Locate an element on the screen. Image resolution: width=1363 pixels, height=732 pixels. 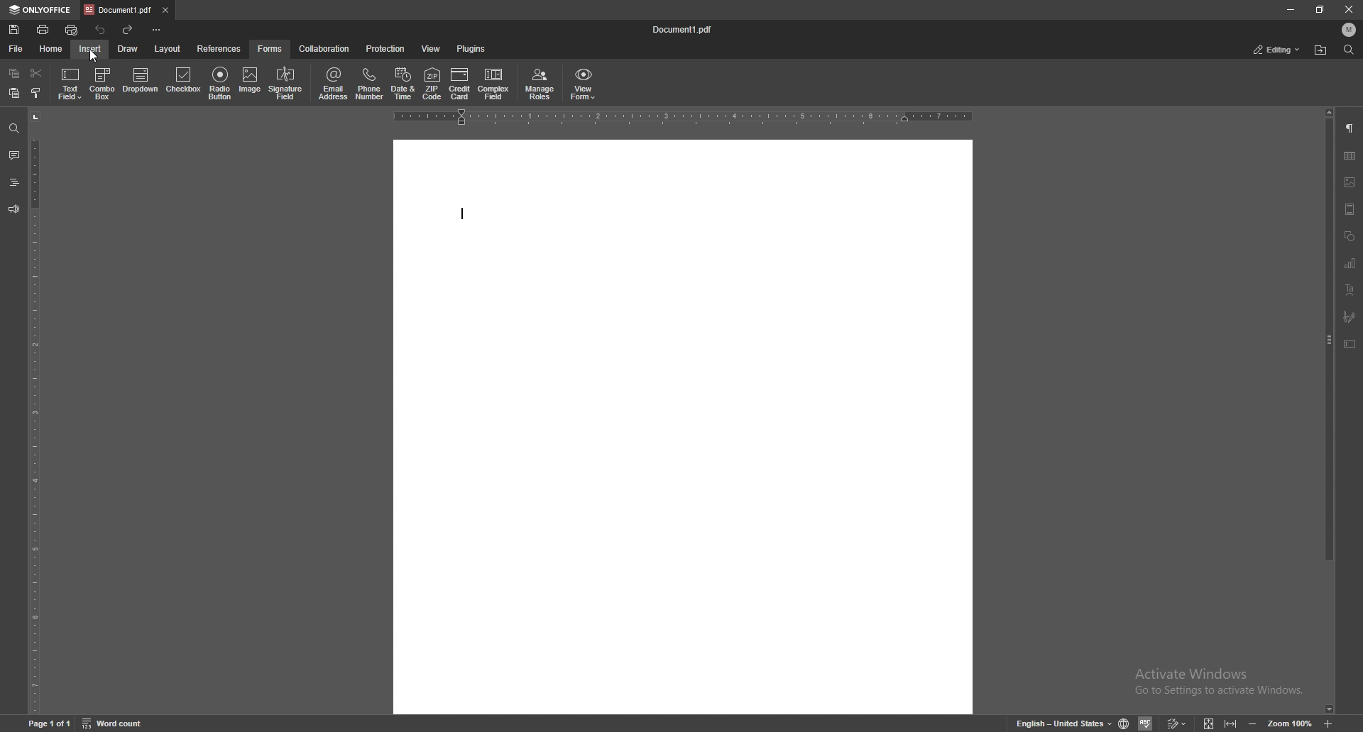
customize toolbar is located at coordinates (156, 30).